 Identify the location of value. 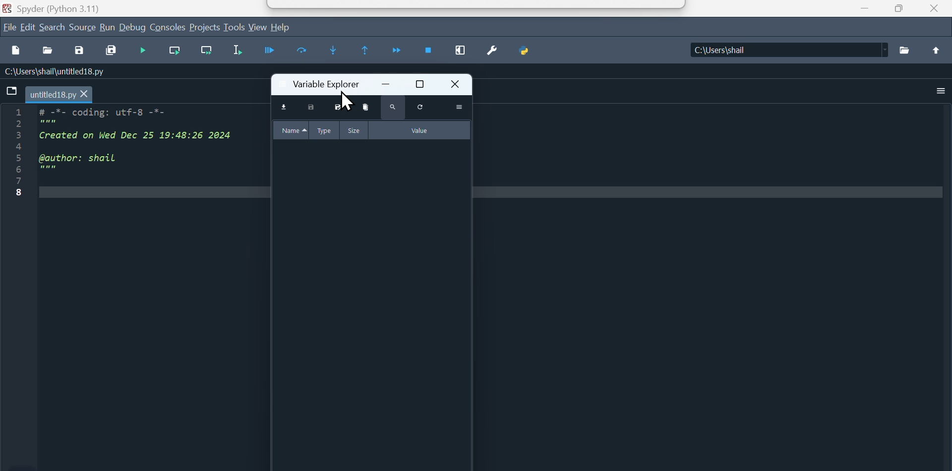
(420, 130).